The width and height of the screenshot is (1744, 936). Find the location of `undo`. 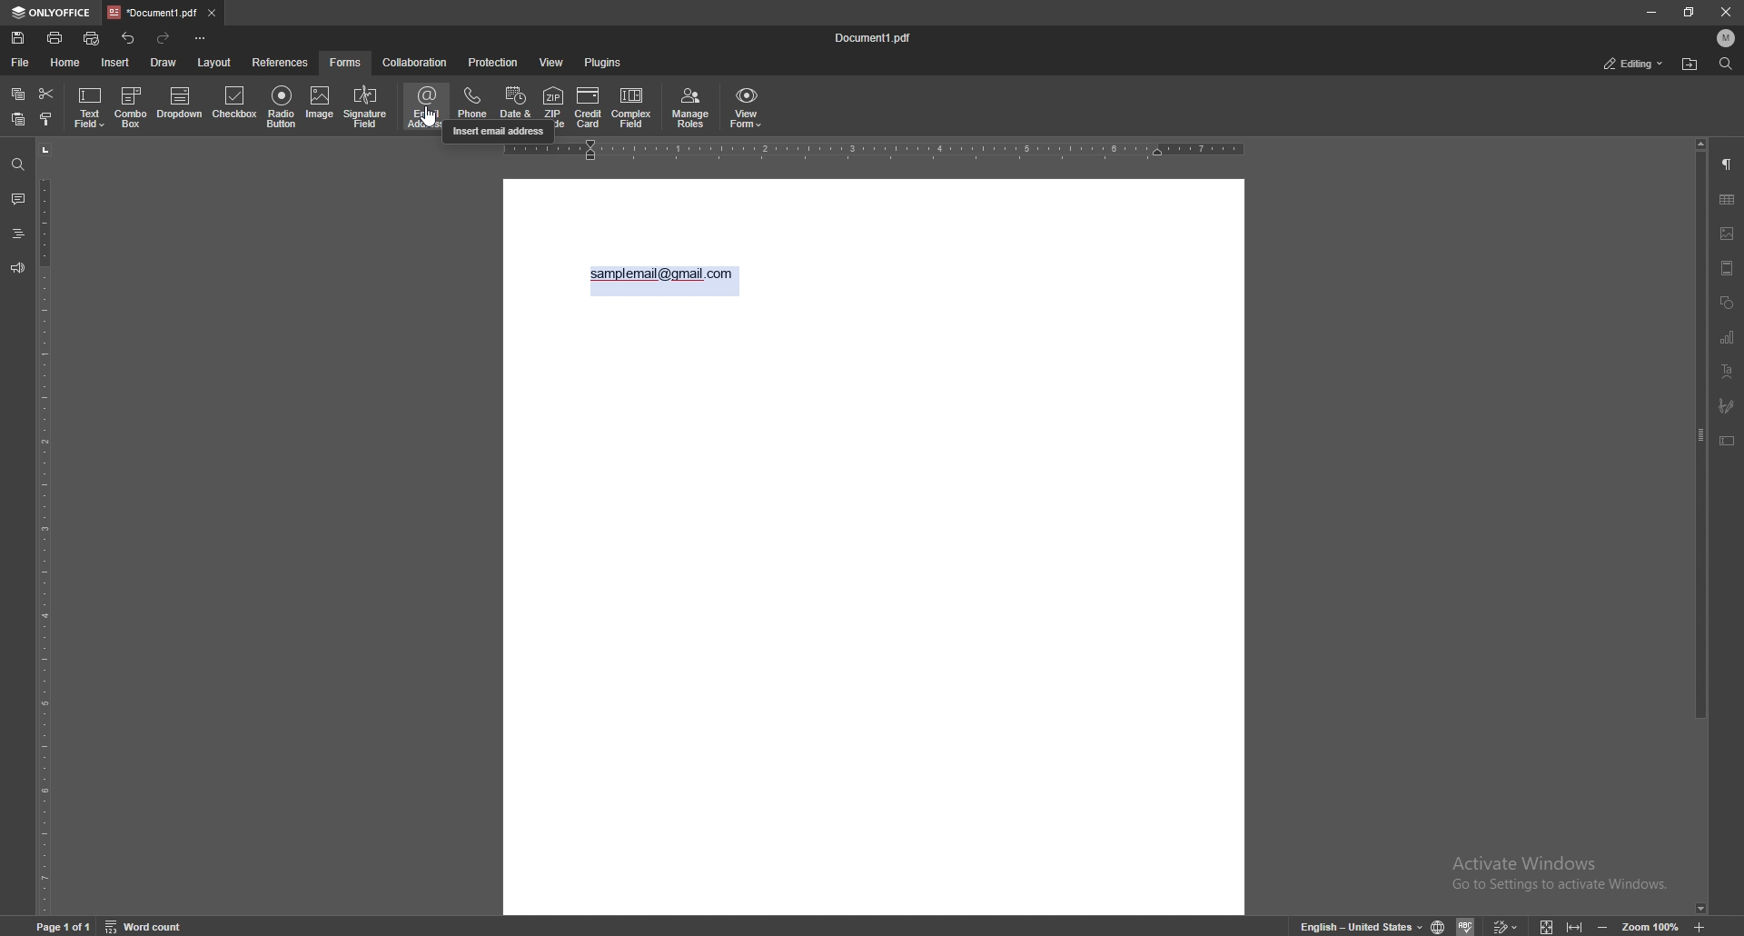

undo is located at coordinates (129, 39).